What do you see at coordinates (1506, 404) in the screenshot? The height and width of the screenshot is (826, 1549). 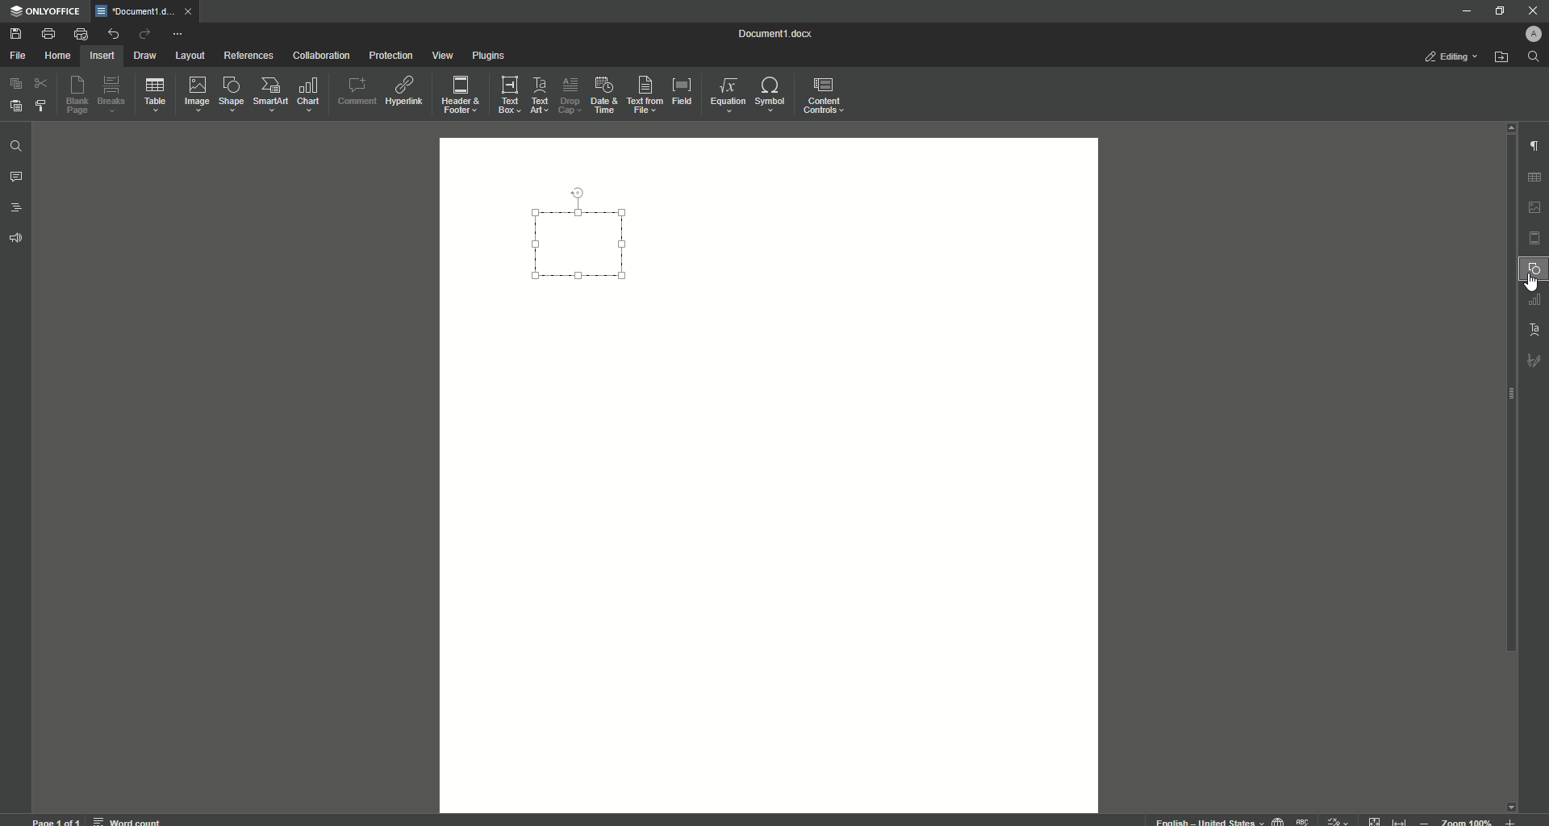 I see `Scroll` at bounding box center [1506, 404].